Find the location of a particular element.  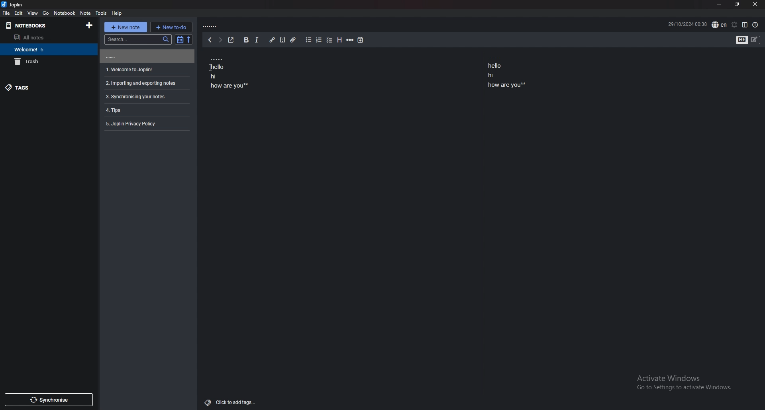

bulleted list is located at coordinates (309, 40).